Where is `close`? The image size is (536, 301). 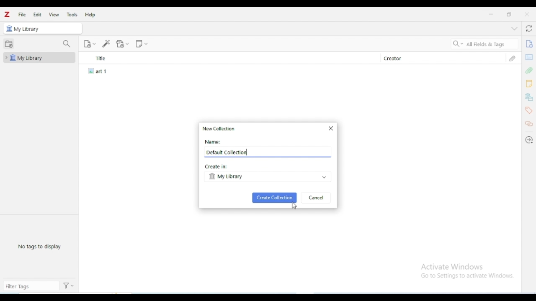 close is located at coordinates (527, 14).